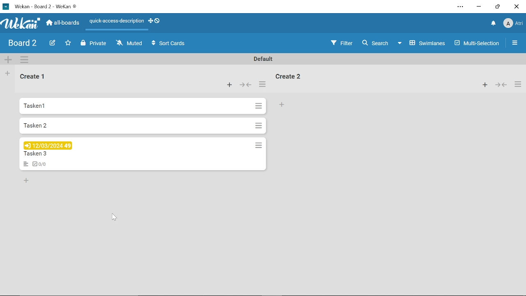  I want to click on Logo, so click(20, 24).